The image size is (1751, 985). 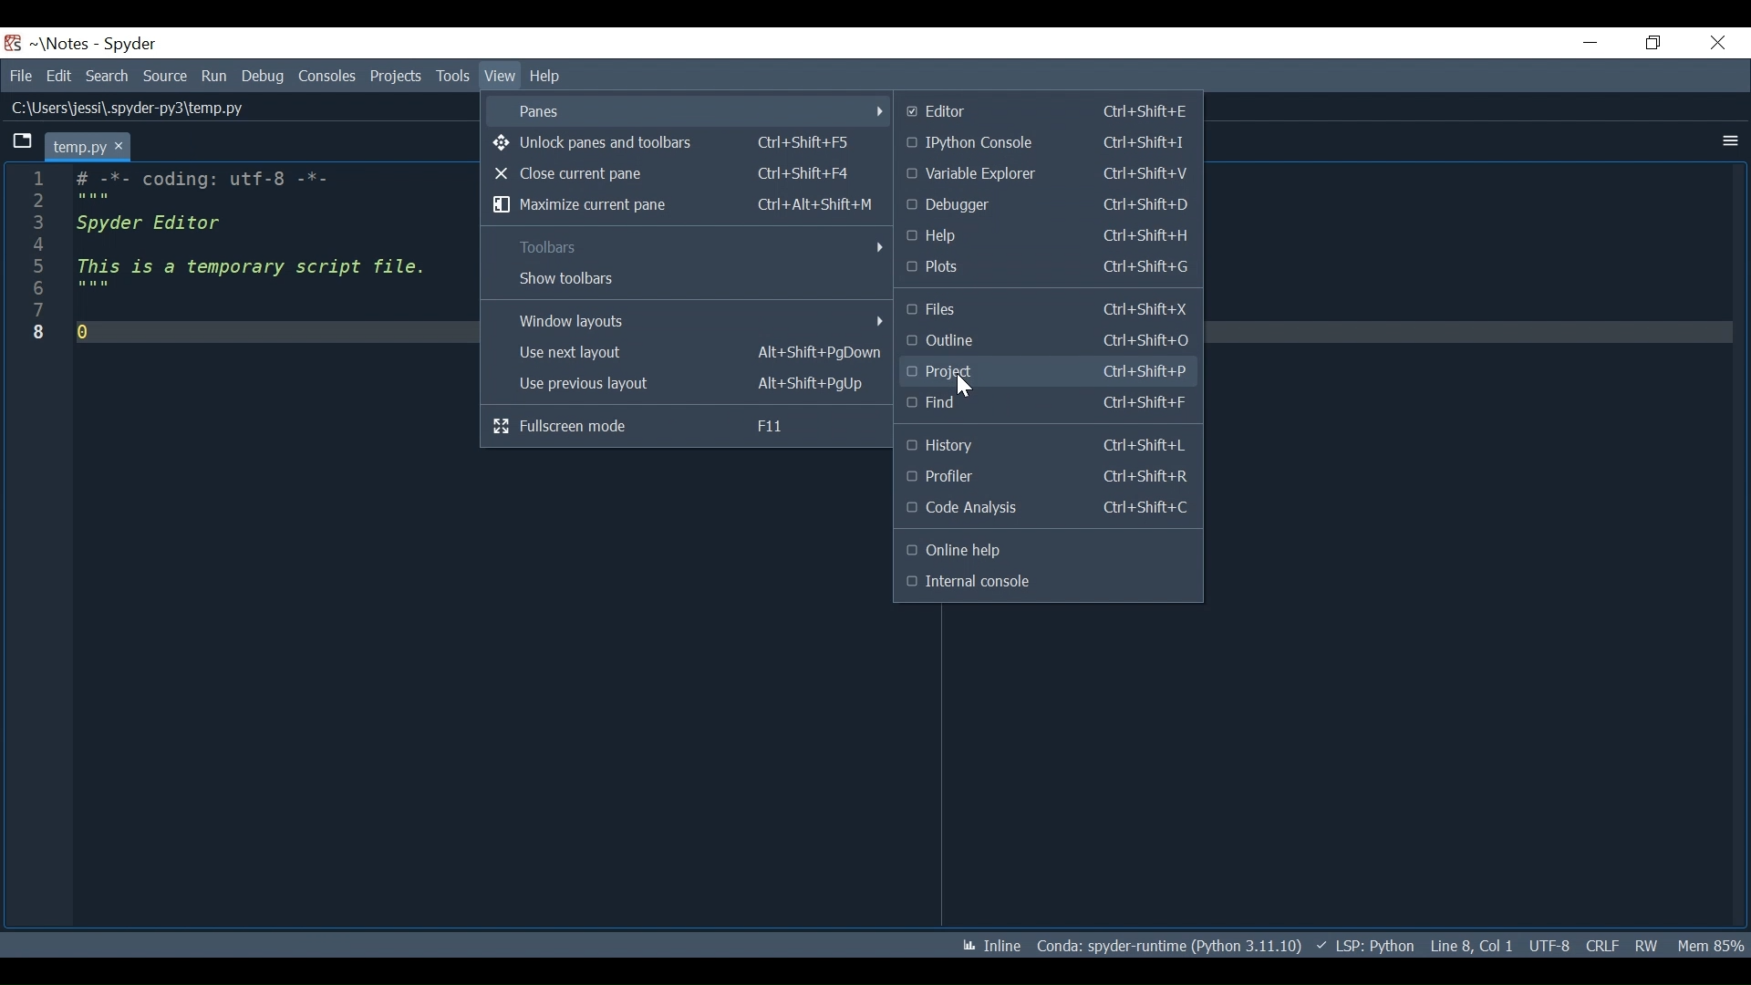 I want to click on Mem 86%, so click(x=1712, y=947).